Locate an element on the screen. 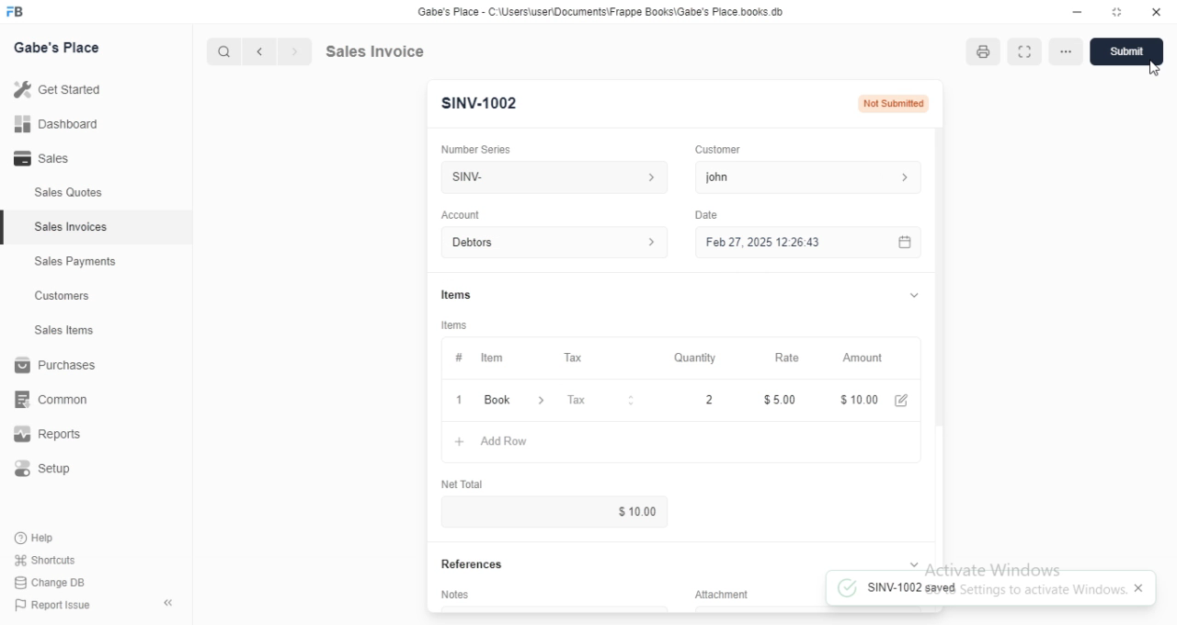 The height and width of the screenshot is (625, 1177). Add row is located at coordinates (490, 441).